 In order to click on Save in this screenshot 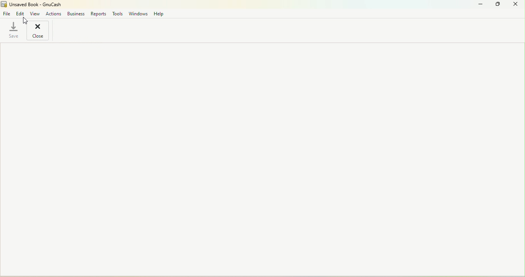, I will do `click(13, 31)`.